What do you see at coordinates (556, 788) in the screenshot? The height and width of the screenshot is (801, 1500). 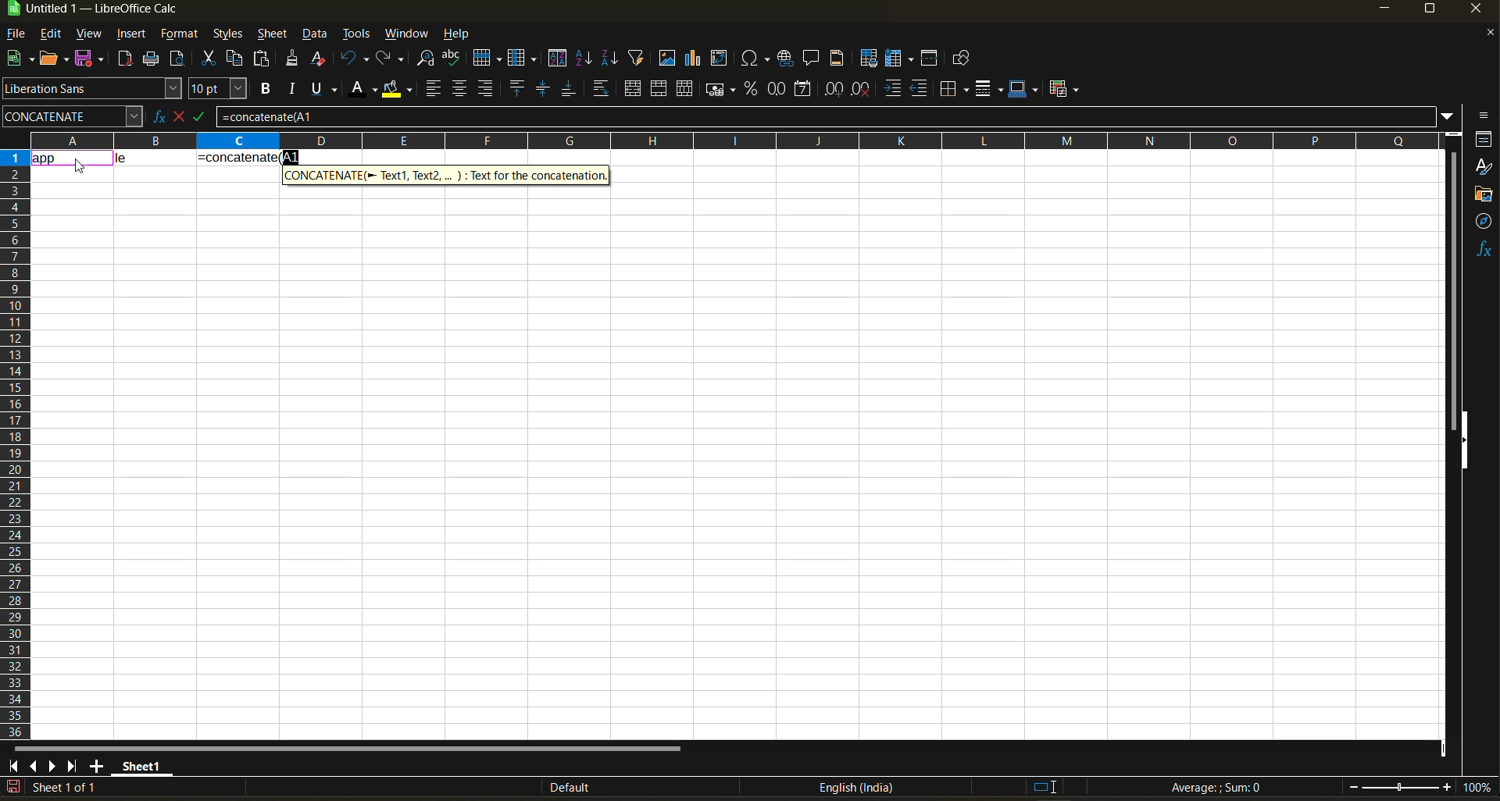 I see `Default` at bounding box center [556, 788].